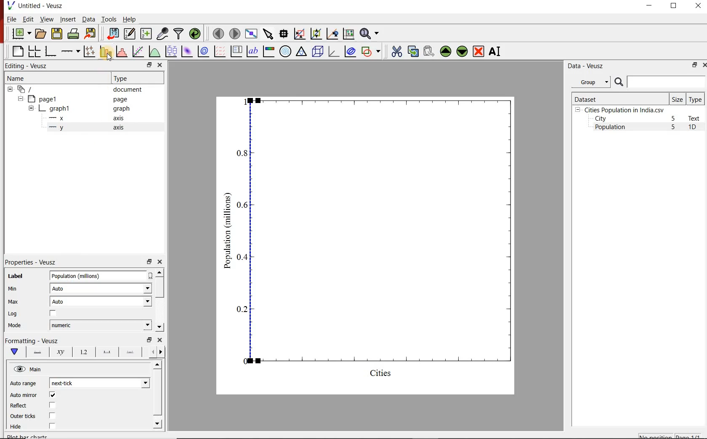 The height and width of the screenshot is (439, 707). What do you see at coordinates (158, 352) in the screenshot?
I see `Grid lines` at bounding box center [158, 352].